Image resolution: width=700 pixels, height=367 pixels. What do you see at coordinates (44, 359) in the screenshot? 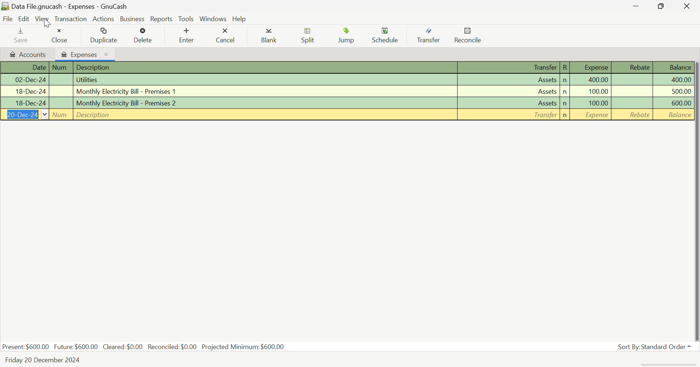
I see `Friday 20 December 2024` at bounding box center [44, 359].